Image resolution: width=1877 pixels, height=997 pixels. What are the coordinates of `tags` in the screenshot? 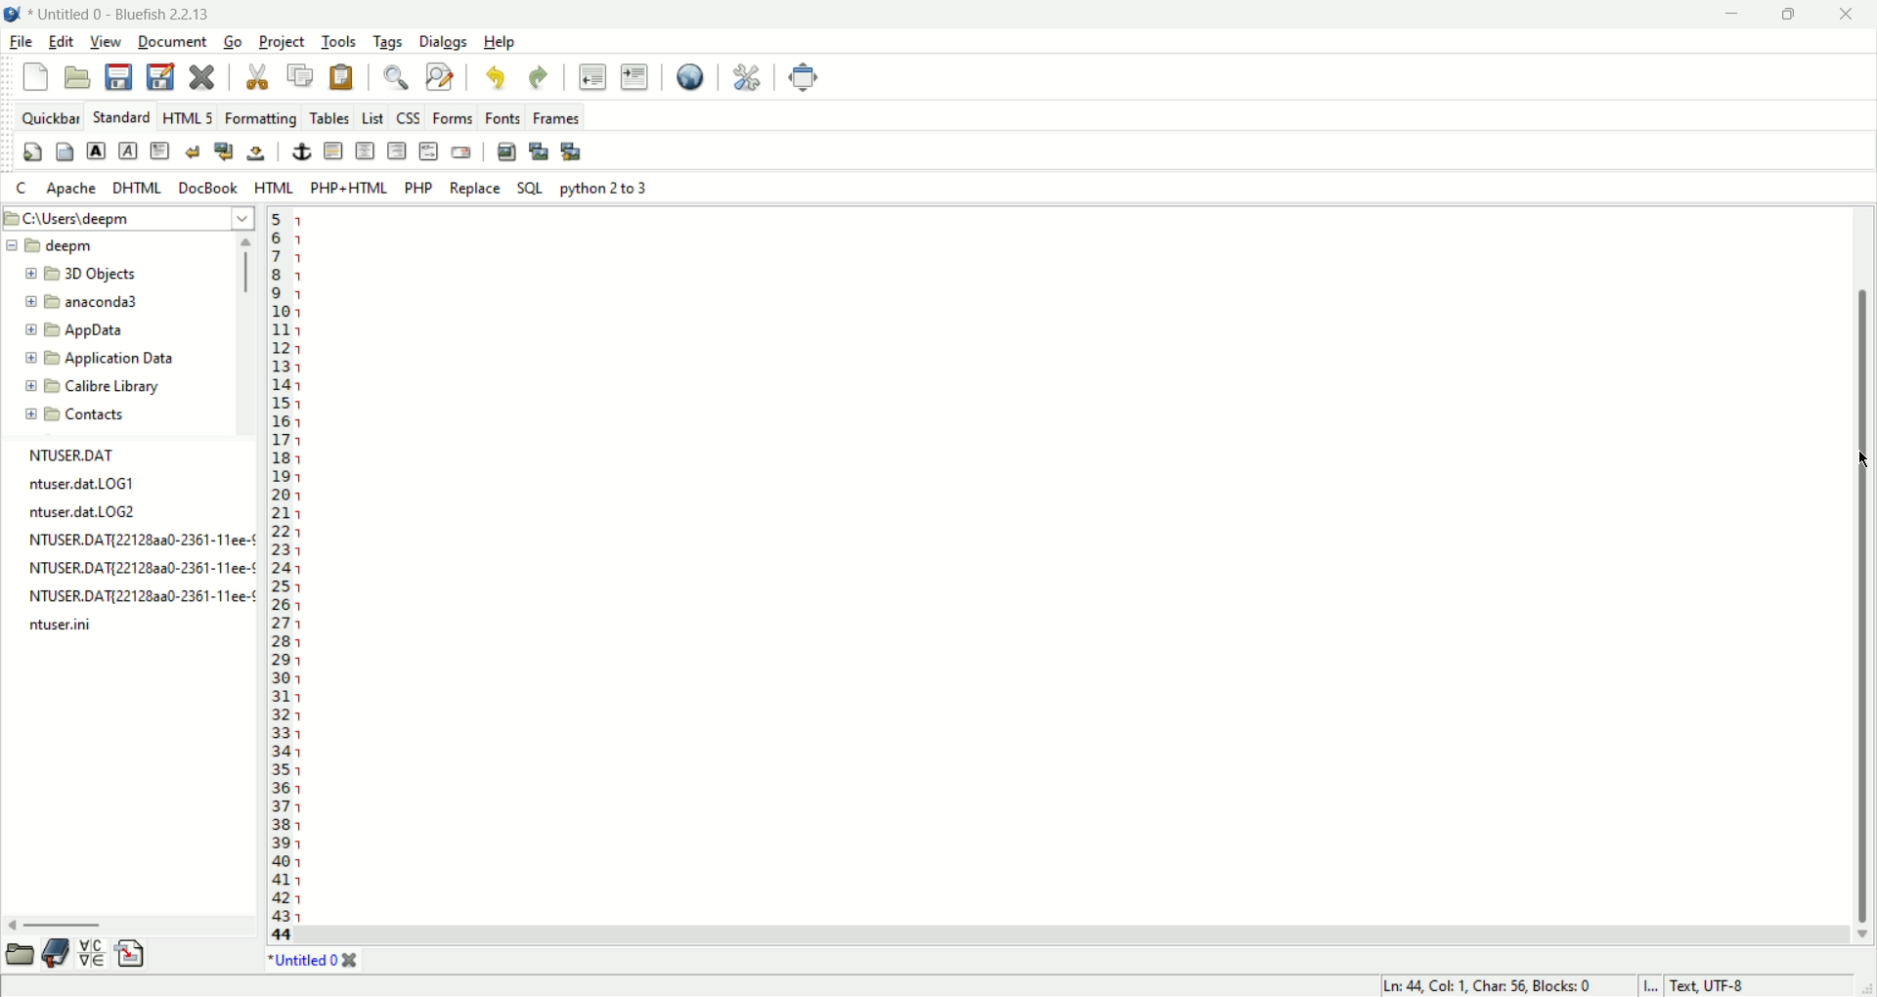 It's located at (388, 43).